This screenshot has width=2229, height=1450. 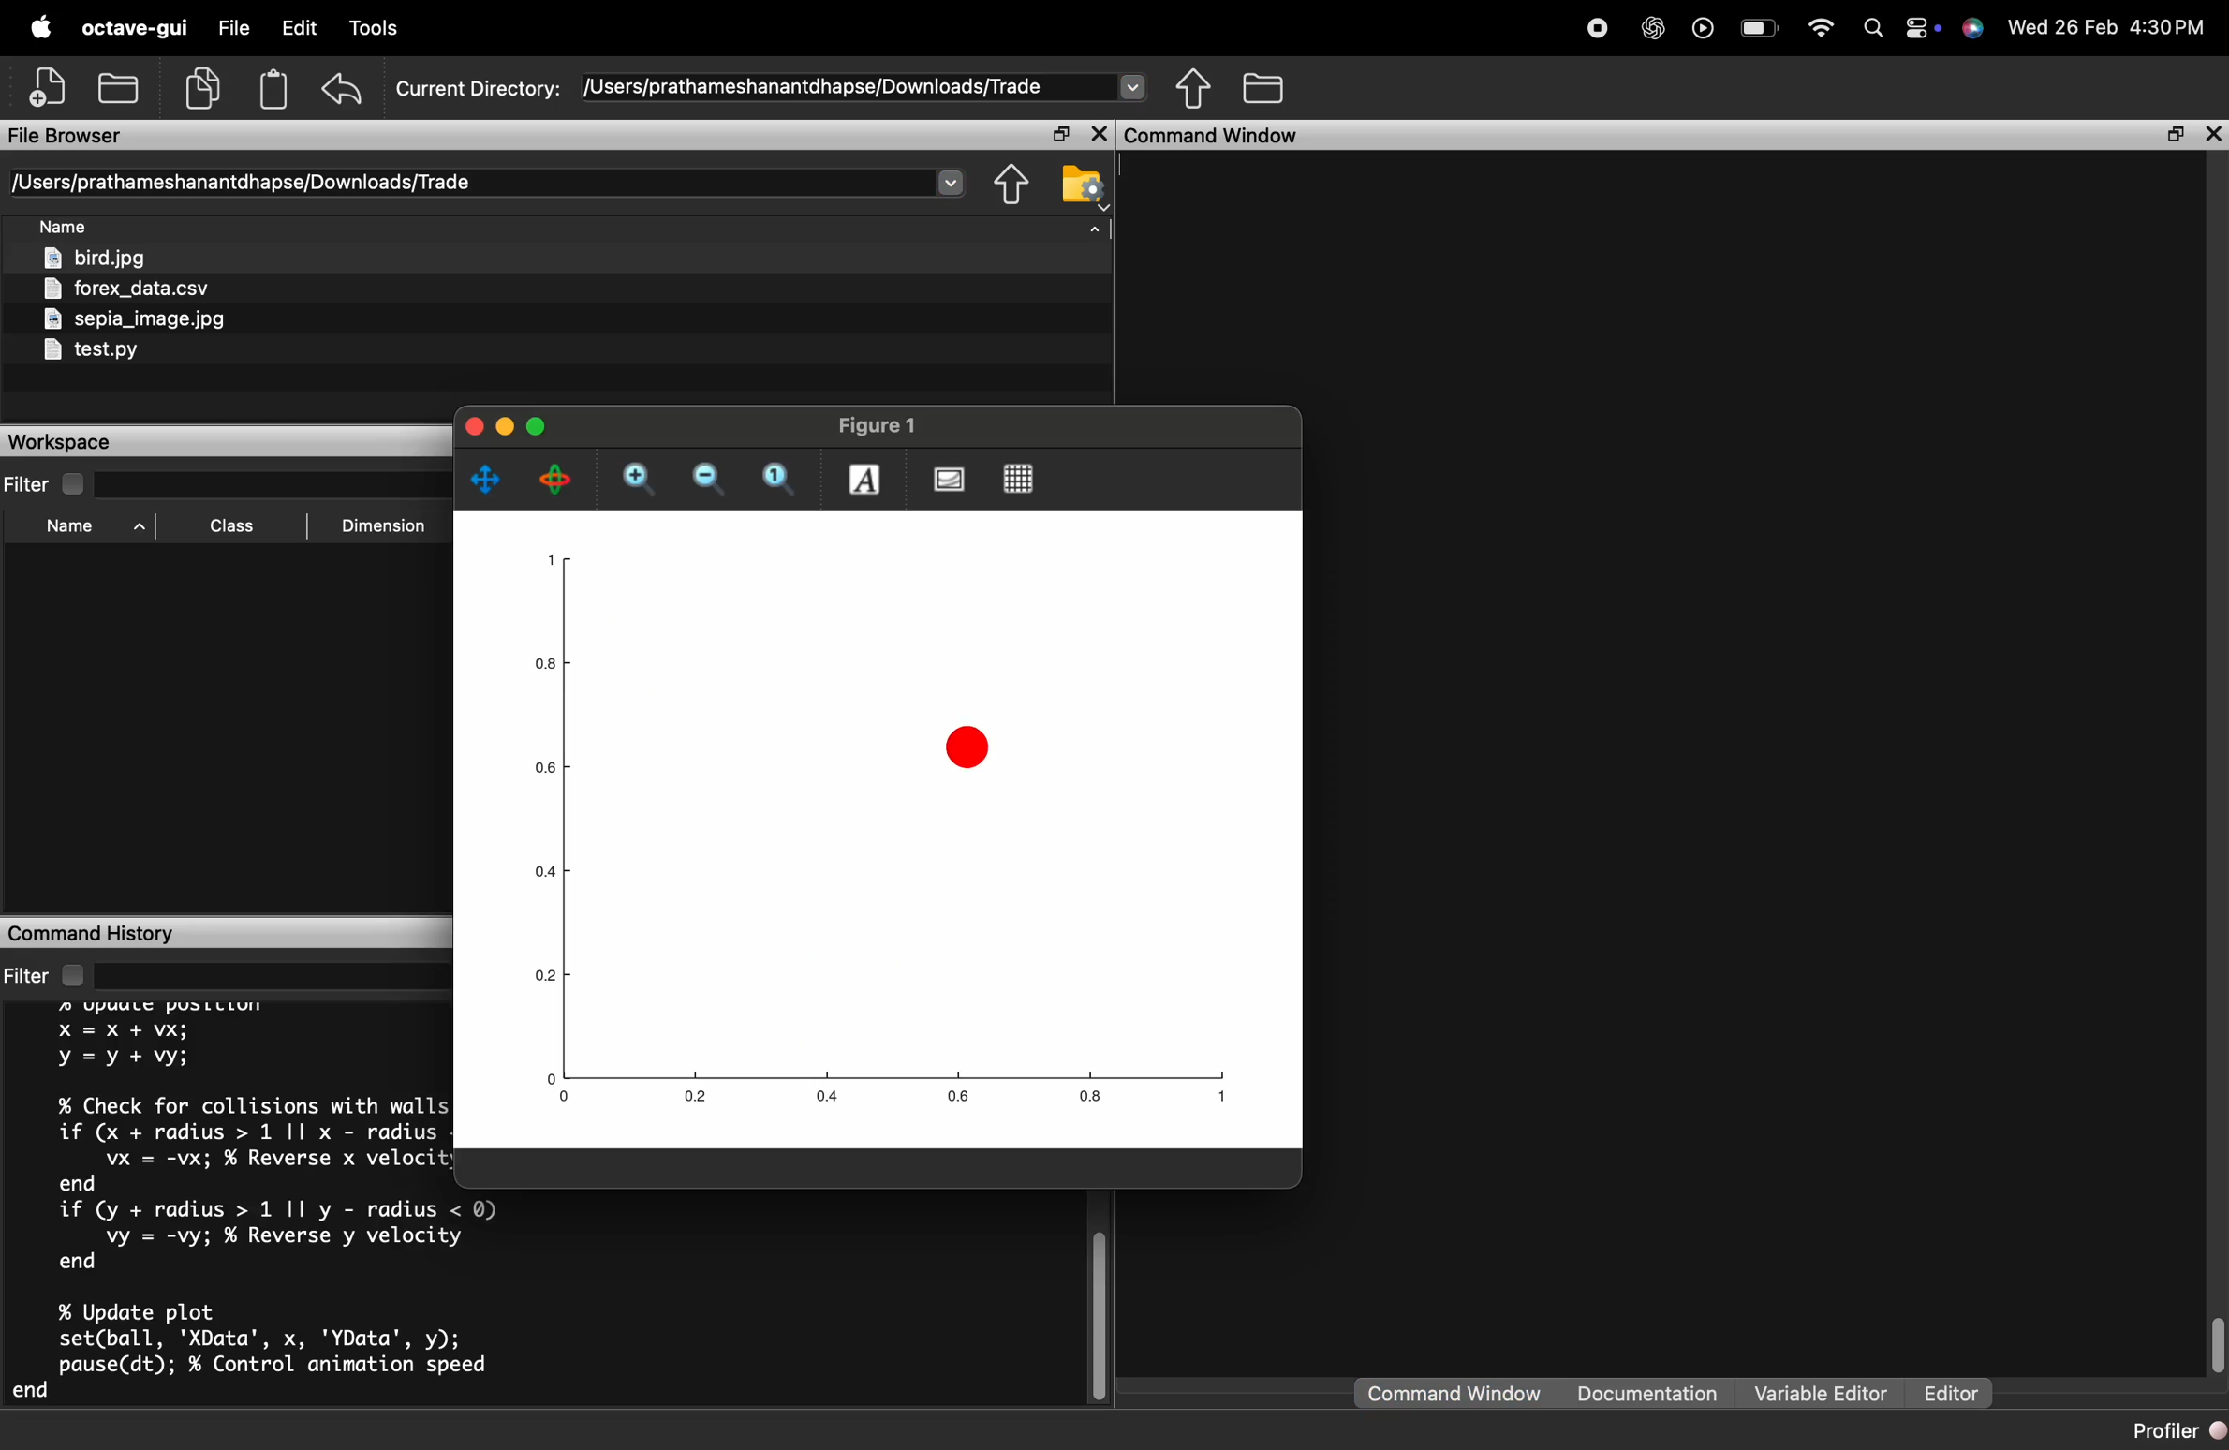 I want to click on battery, so click(x=1760, y=28).